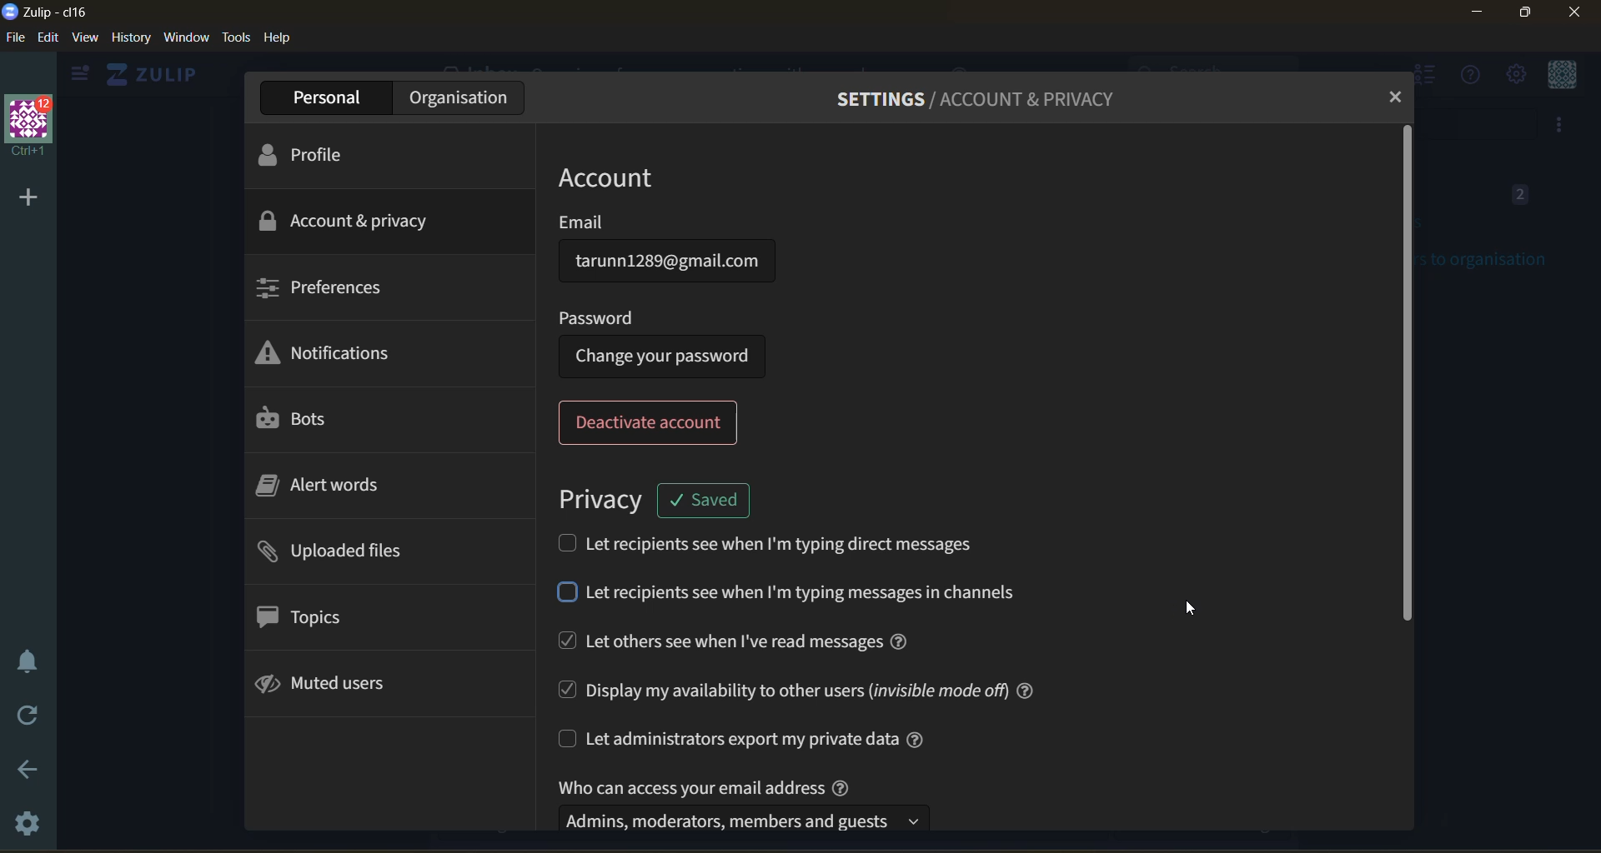 The height and width of the screenshot is (853, 1601). I want to click on cursor, so click(1199, 610).